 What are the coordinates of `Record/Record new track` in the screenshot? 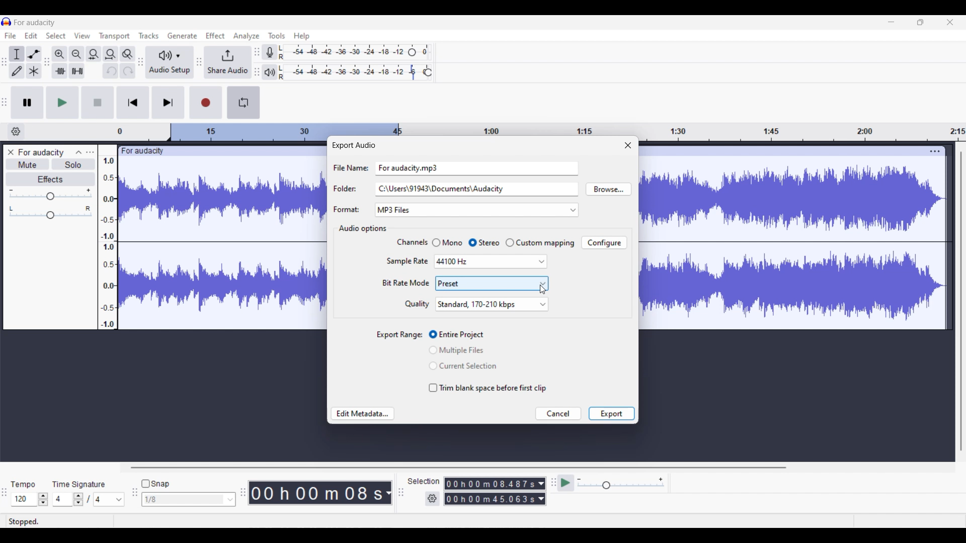 It's located at (206, 103).